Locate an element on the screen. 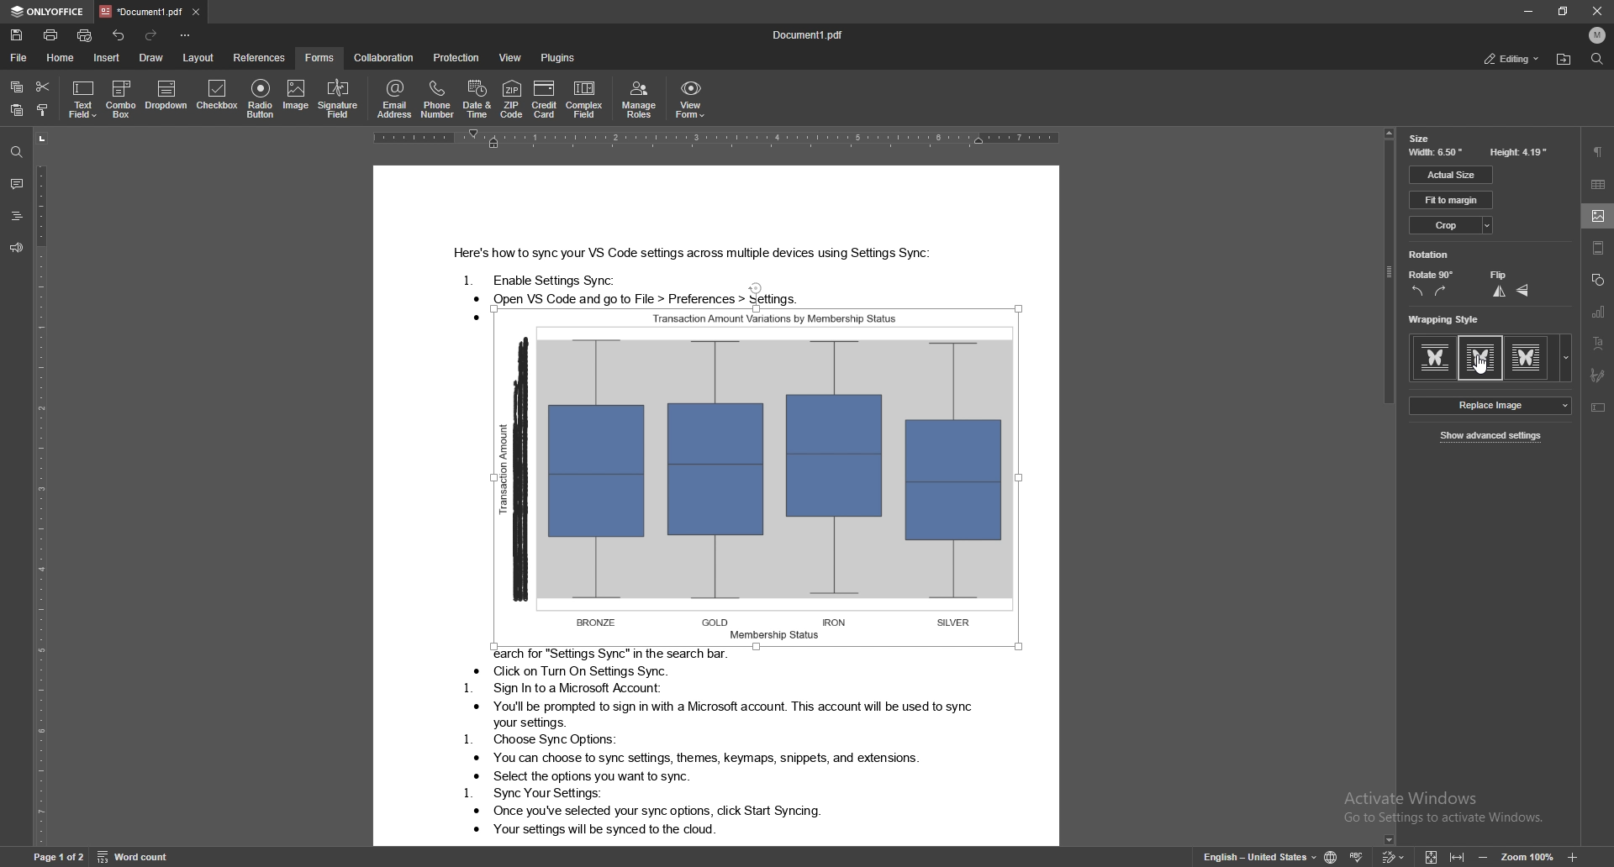 This screenshot has height=867, width=1614. radio button is located at coordinates (261, 97).